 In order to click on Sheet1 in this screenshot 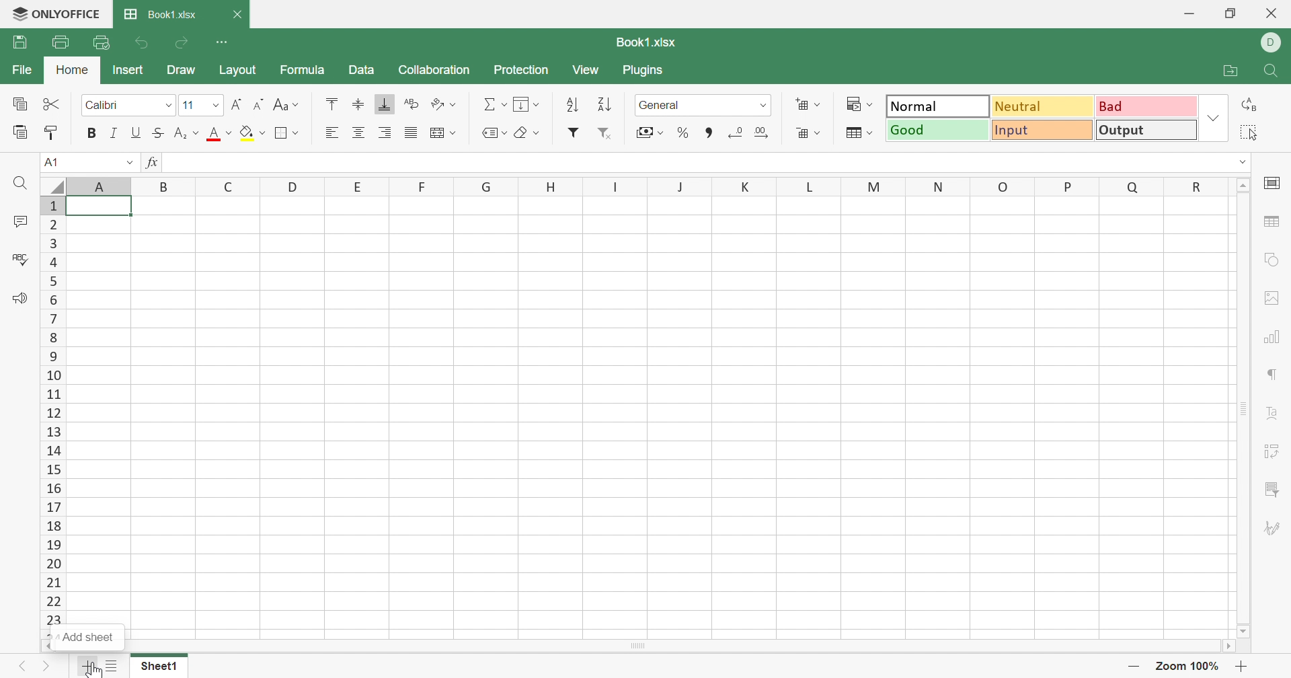, I will do `click(160, 667)`.